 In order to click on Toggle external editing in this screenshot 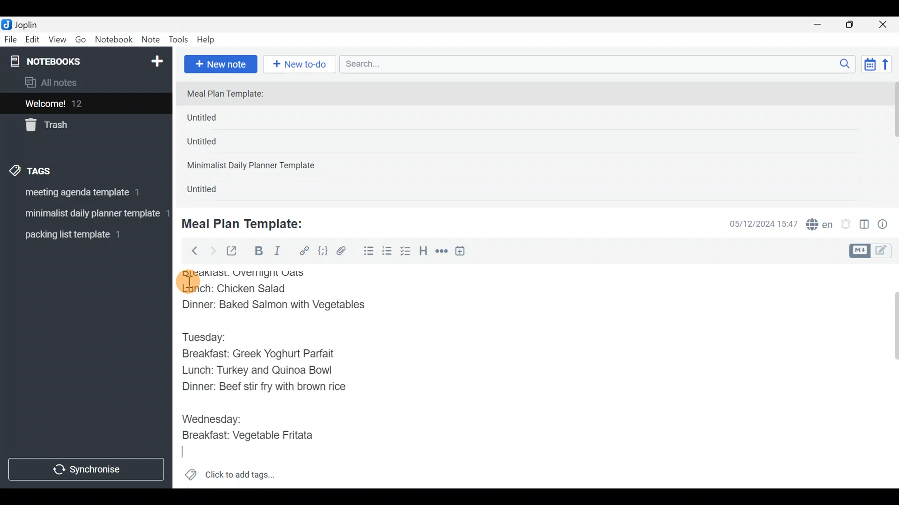, I will do `click(235, 252)`.